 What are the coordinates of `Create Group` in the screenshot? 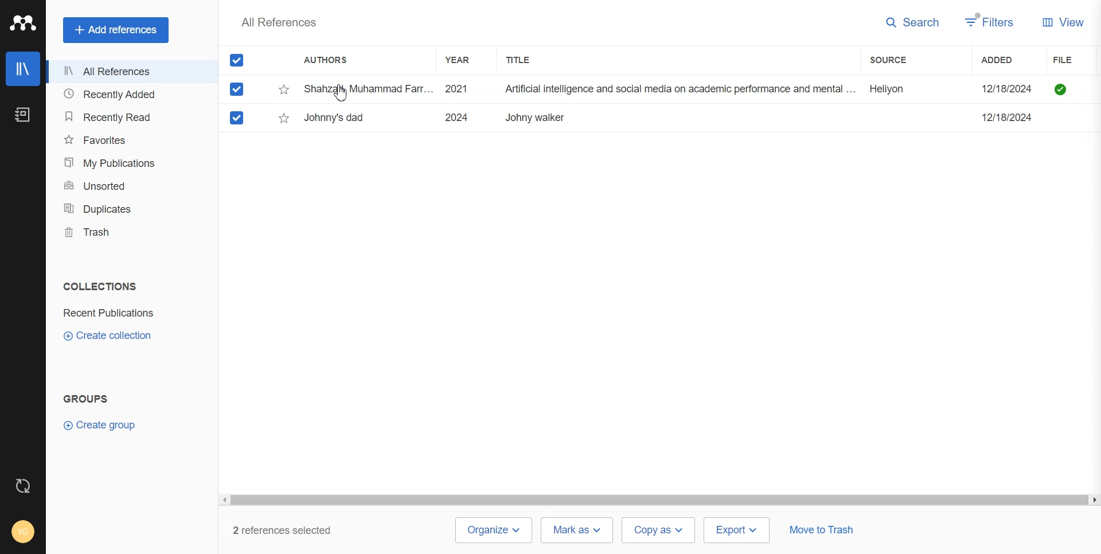 It's located at (105, 424).